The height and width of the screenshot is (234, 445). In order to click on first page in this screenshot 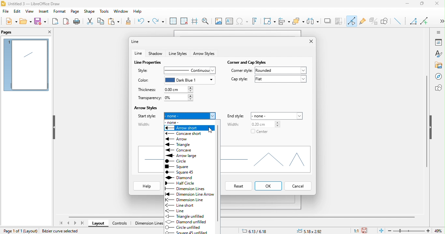, I will do `click(62, 223)`.